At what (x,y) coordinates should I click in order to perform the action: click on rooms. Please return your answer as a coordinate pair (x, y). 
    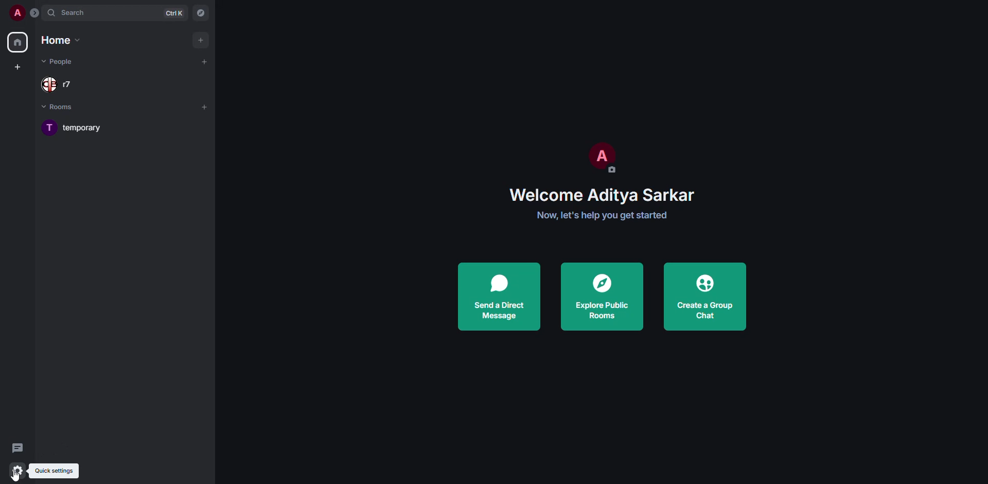
    Looking at the image, I should click on (62, 109).